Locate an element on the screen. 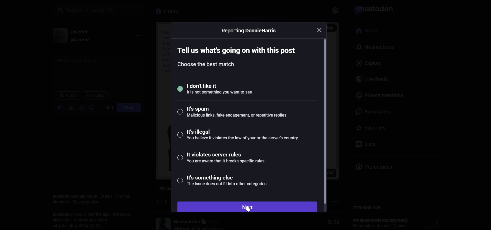 This screenshot has width=491, height=230. view source code is located at coordinates (91, 220).